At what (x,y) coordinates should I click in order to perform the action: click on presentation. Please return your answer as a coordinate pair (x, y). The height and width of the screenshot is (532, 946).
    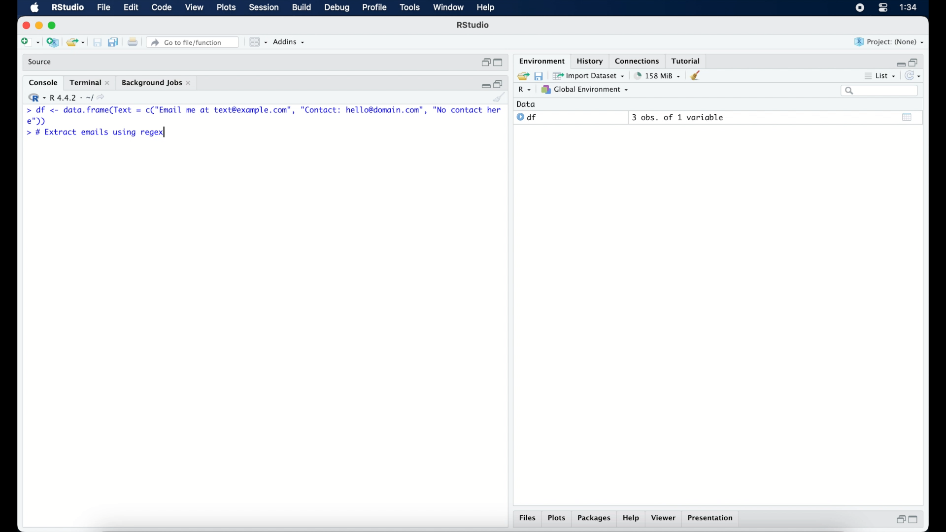
    Looking at the image, I should click on (712, 519).